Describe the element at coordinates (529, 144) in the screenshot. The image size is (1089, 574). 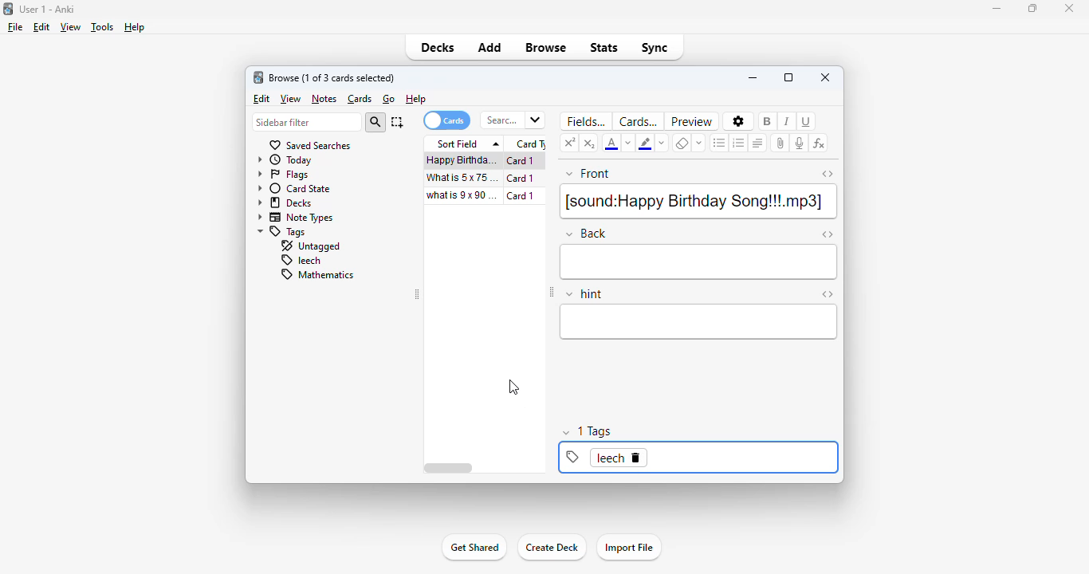
I see `card type` at that location.